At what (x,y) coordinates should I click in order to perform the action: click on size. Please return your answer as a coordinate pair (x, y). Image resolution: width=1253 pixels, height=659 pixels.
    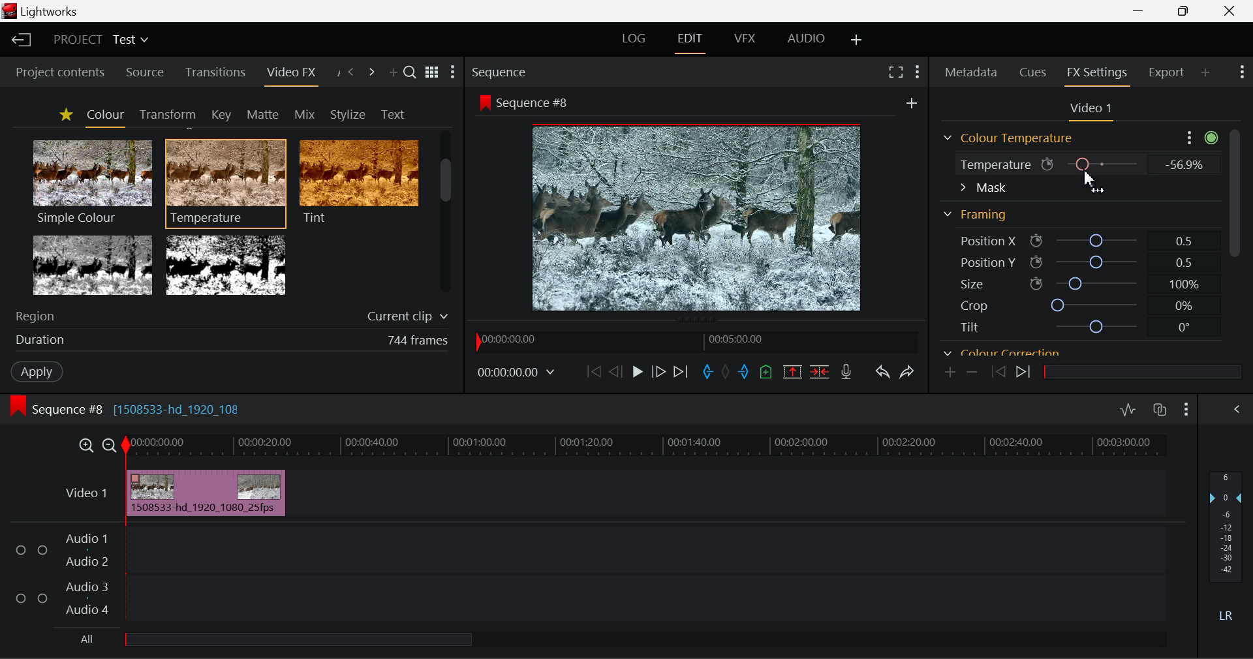
    Looking at the image, I should click on (1096, 282).